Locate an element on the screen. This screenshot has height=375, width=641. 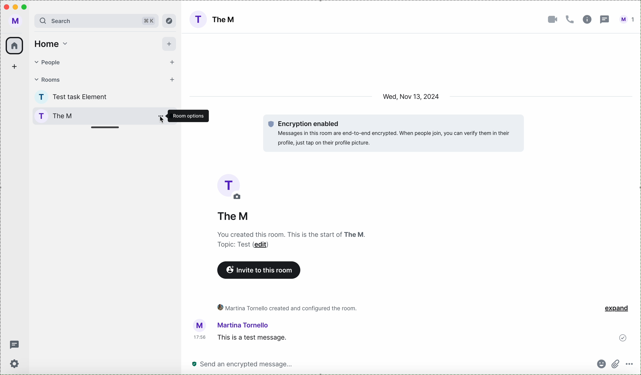
sent is located at coordinates (621, 338).